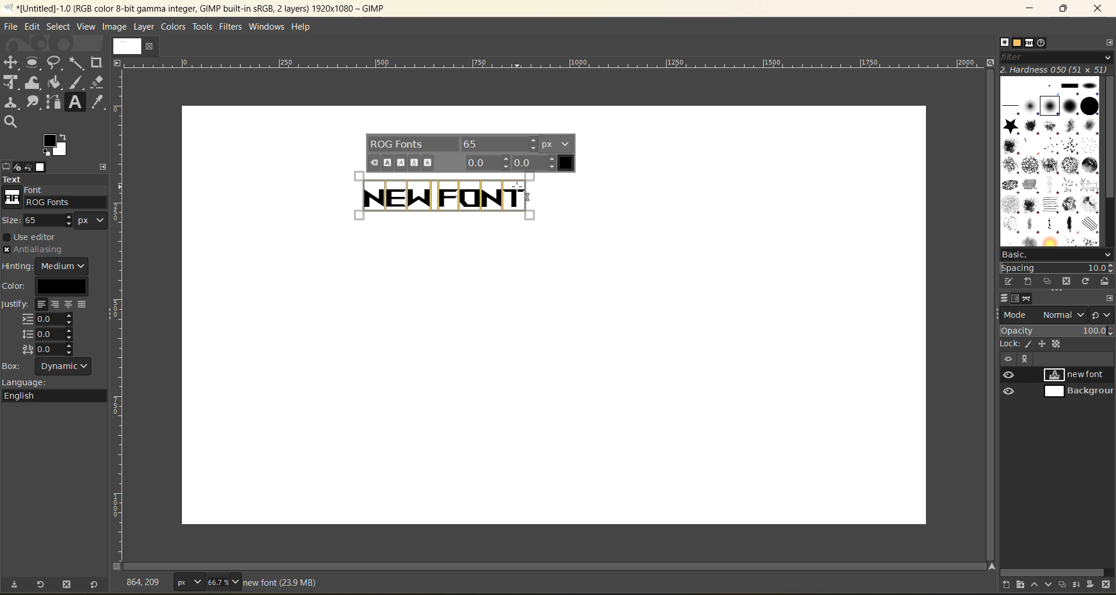  What do you see at coordinates (989, 314) in the screenshot?
I see `vertical scroll bar` at bounding box center [989, 314].